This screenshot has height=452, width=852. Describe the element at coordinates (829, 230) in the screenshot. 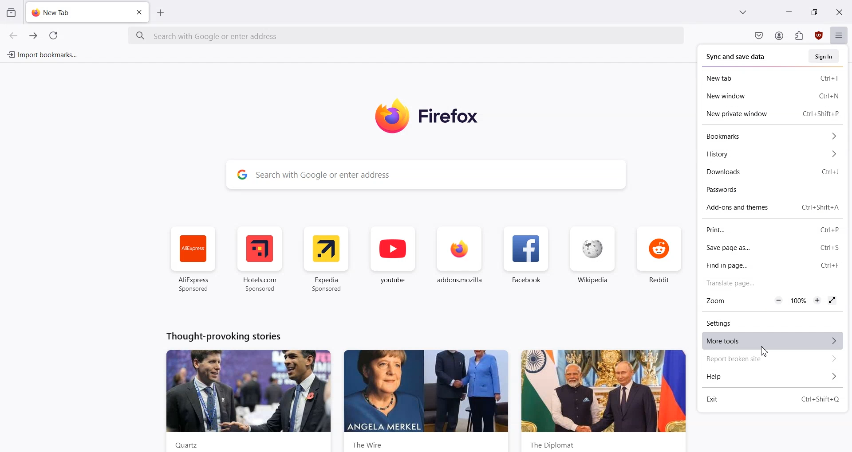

I see `Shortcut key` at that location.